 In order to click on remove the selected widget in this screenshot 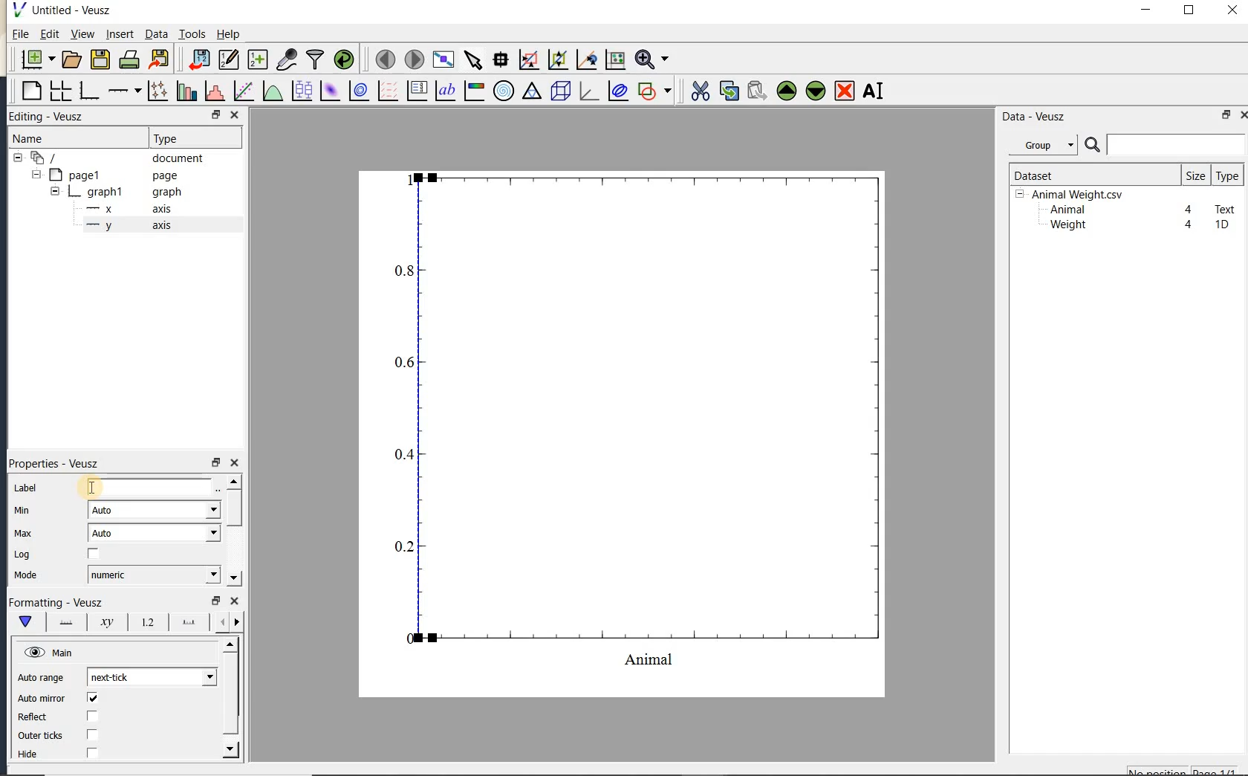, I will do `click(843, 92)`.